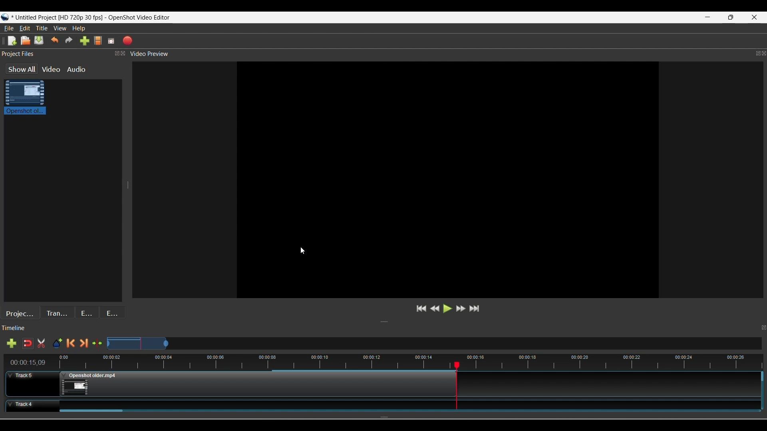 The image size is (767, 431). I want to click on Next marker, so click(84, 343).